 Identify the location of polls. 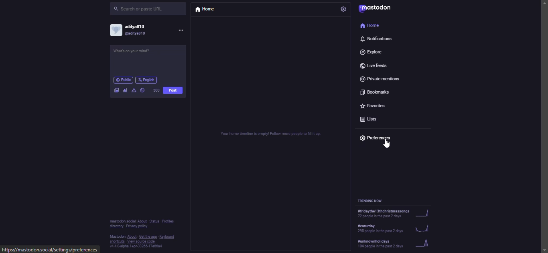
(125, 90).